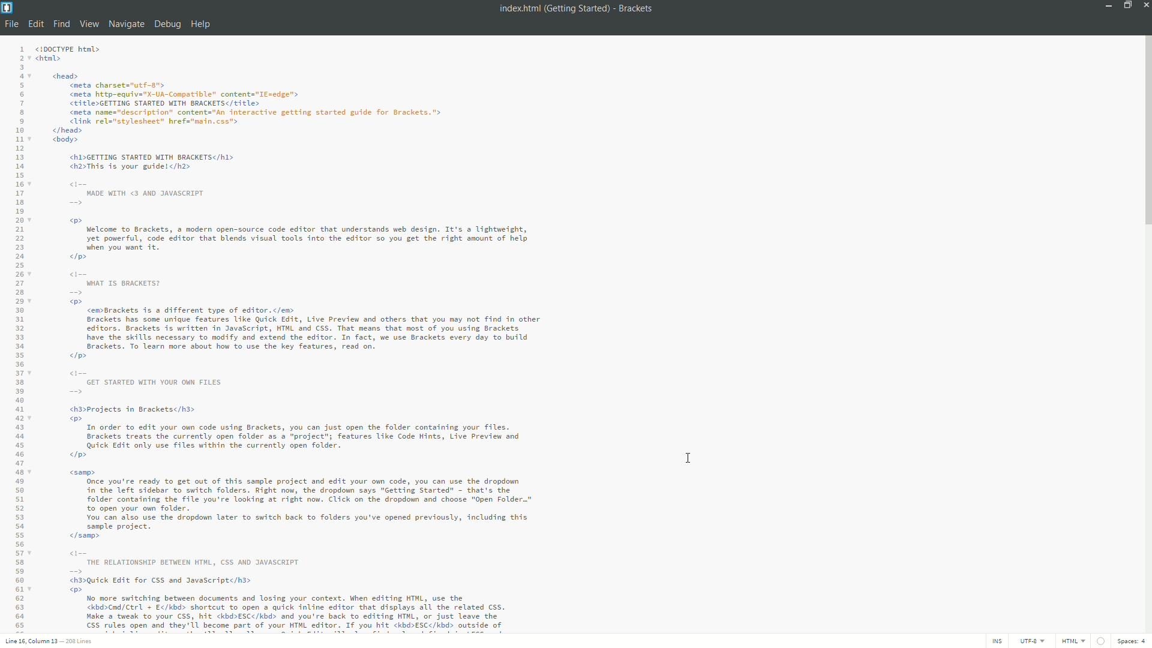 This screenshot has height=648, width=1152. Describe the element at coordinates (35, 25) in the screenshot. I see `edit menu` at that location.